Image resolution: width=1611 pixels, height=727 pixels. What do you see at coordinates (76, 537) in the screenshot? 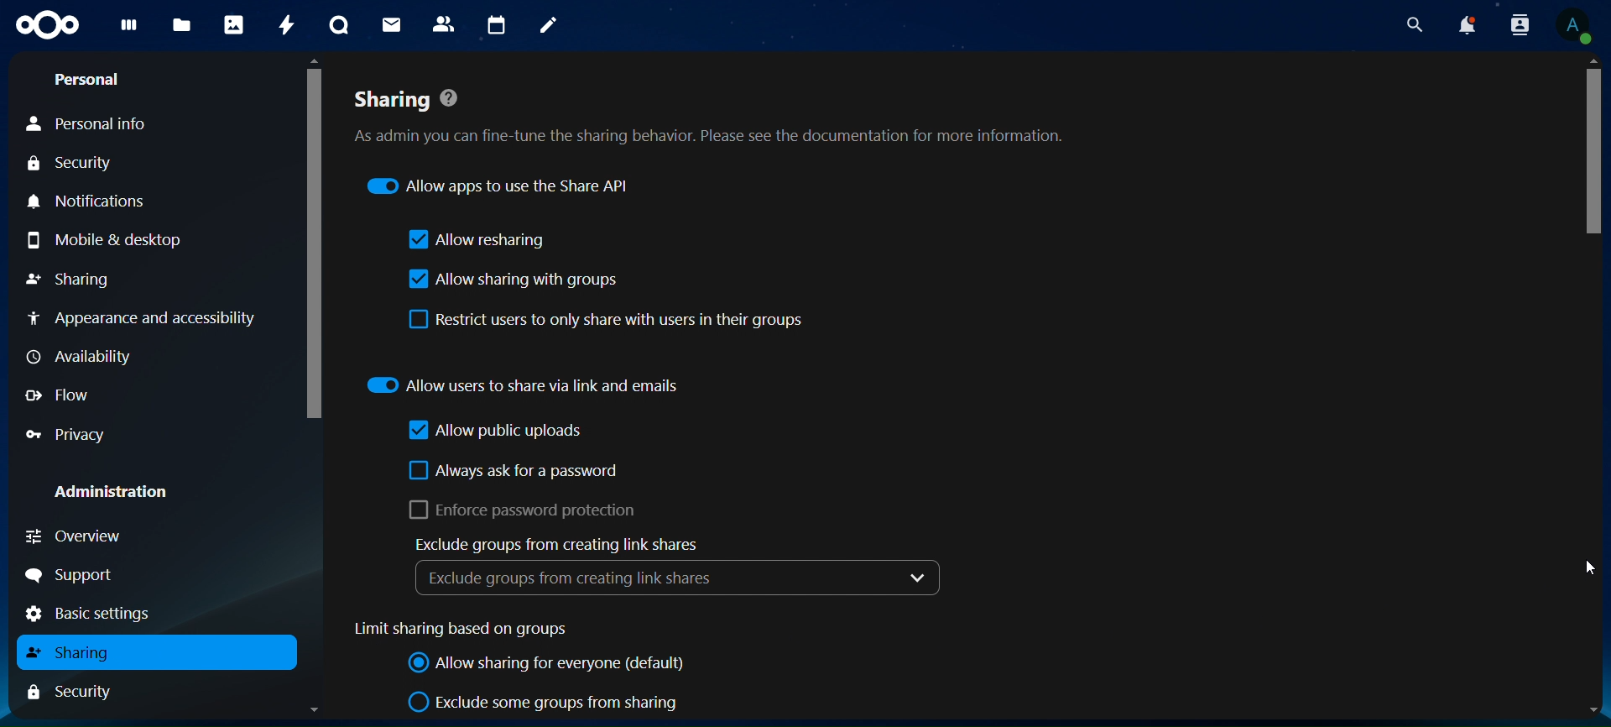
I see `overview` at bounding box center [76, 537].